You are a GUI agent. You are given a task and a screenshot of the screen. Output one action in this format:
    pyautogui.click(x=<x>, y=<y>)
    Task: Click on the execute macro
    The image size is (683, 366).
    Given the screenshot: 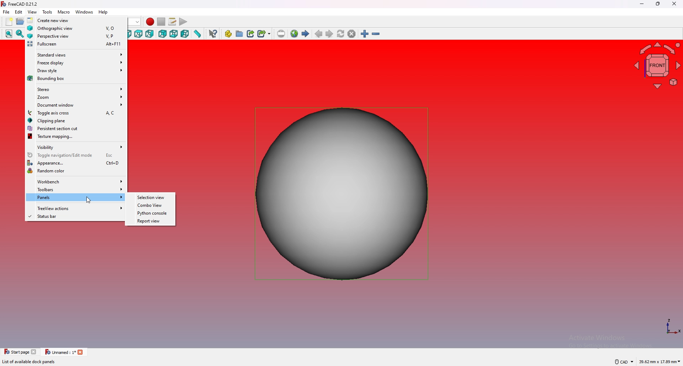 What is the action you would take?
    pyautogui.click(x=183, y=22)
    